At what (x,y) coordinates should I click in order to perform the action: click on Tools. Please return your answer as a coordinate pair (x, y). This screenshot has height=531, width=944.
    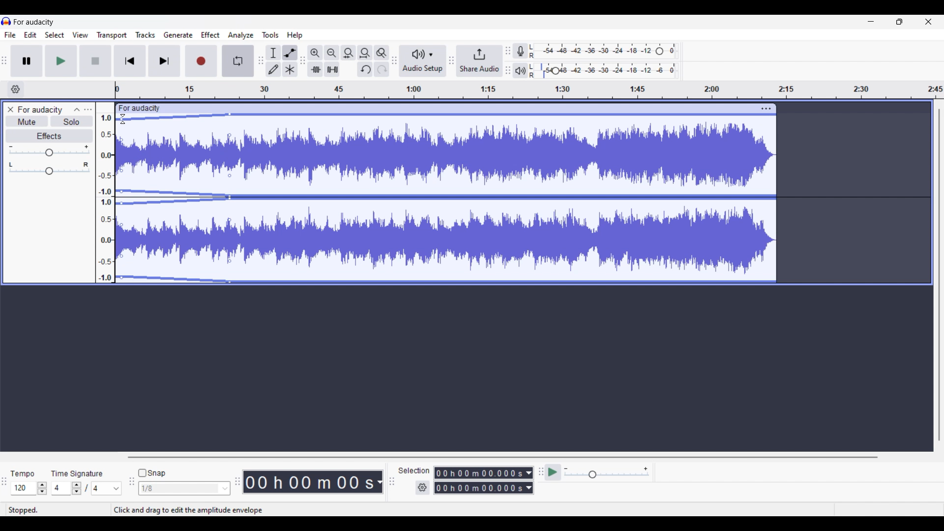
    Looking at the image, I should click on (270, 35).